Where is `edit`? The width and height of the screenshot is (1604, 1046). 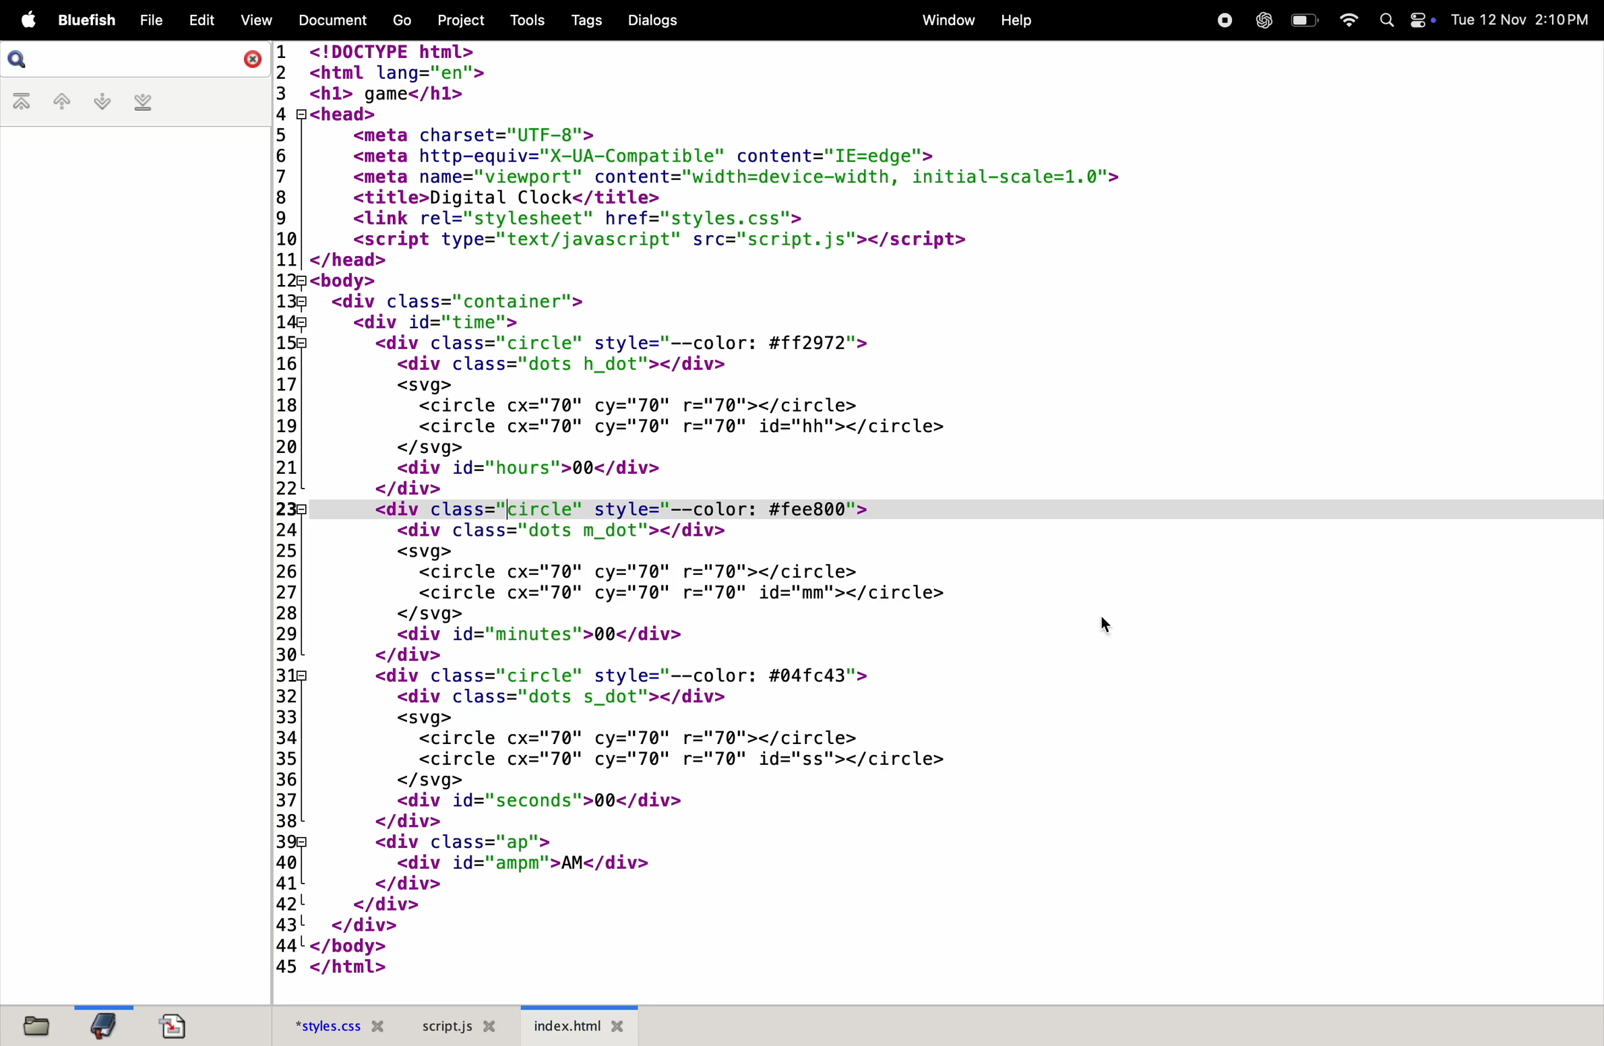 edit is located at coordinates (202, 19).